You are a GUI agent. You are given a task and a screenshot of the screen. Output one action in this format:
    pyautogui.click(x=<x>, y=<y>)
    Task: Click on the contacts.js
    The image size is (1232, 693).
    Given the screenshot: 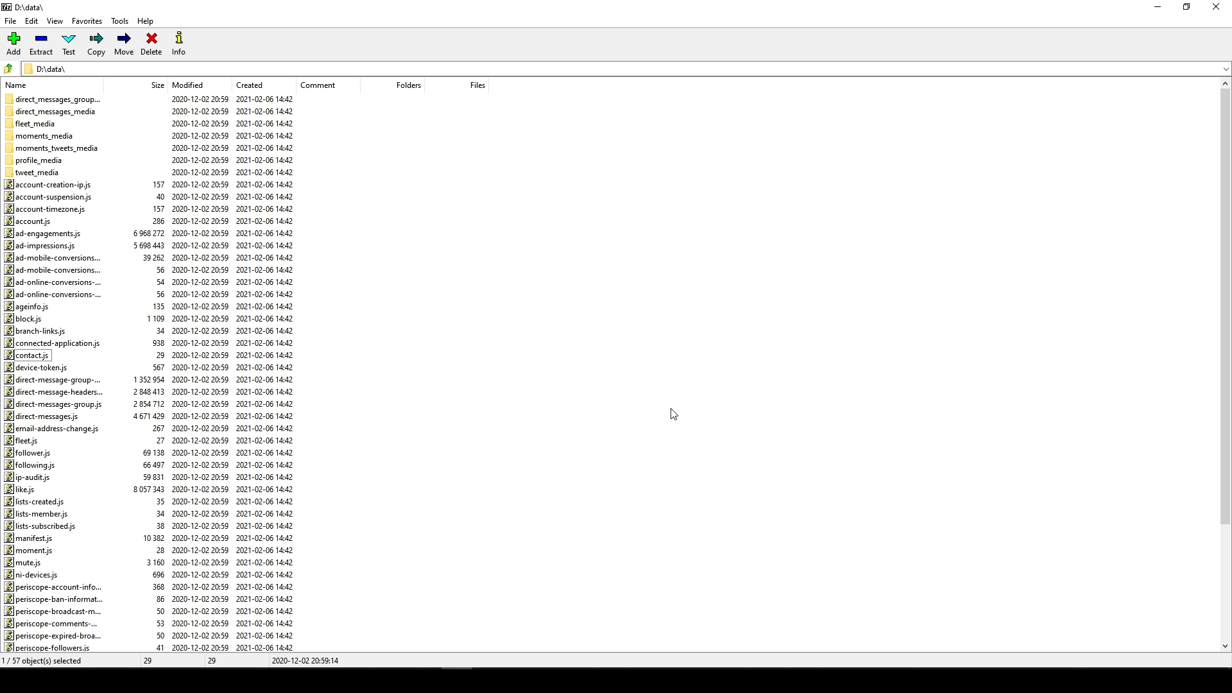 What is the action you would take?
    pyautogui.click(x=31, y=355)
    